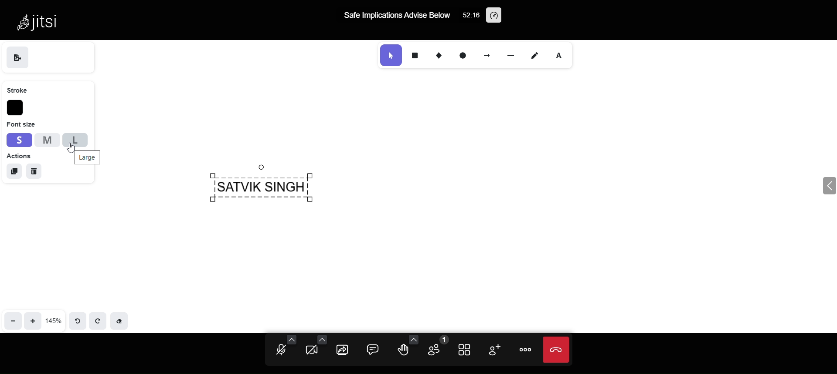 Image resolution: width=837 pixels, height=374 pixels. I want to click on open chat box, so click(374, 349).